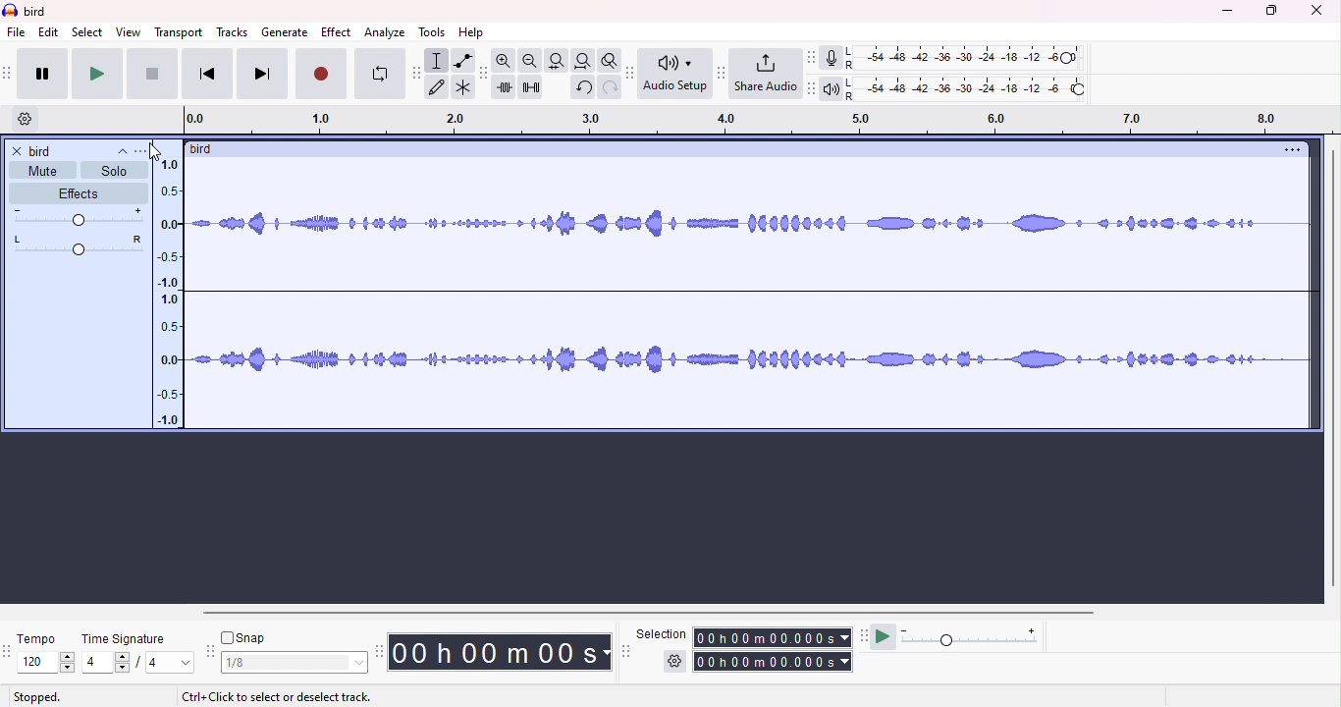 The width and height of the screenshot is (1341, 707). What do you see at coordinates (9, 73) in the screenshot?
I see `transport tool bar` at bounding box center [9, 73].